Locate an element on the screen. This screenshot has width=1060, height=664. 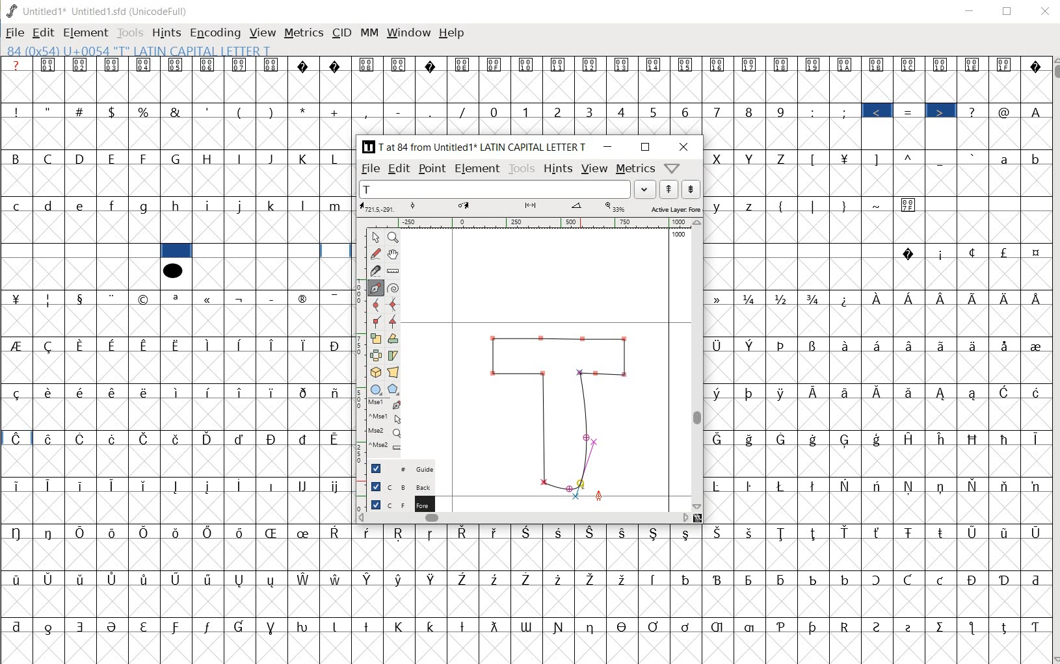
point is located at coordinates (431, 169).